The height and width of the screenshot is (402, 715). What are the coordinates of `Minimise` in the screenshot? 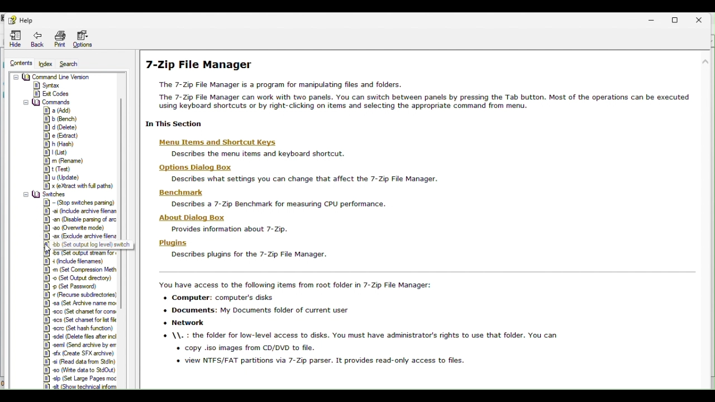 It's located at (655, 20).